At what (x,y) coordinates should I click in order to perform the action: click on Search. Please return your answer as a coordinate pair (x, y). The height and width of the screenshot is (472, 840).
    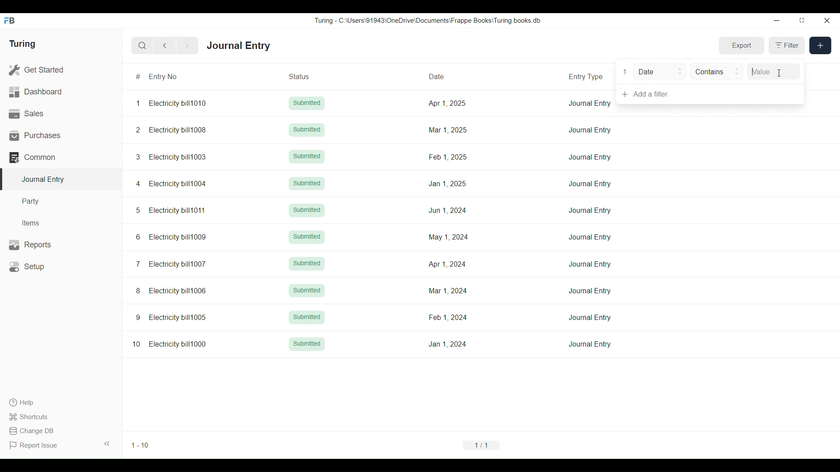
    Looking at the image, I should click on (142, 46).